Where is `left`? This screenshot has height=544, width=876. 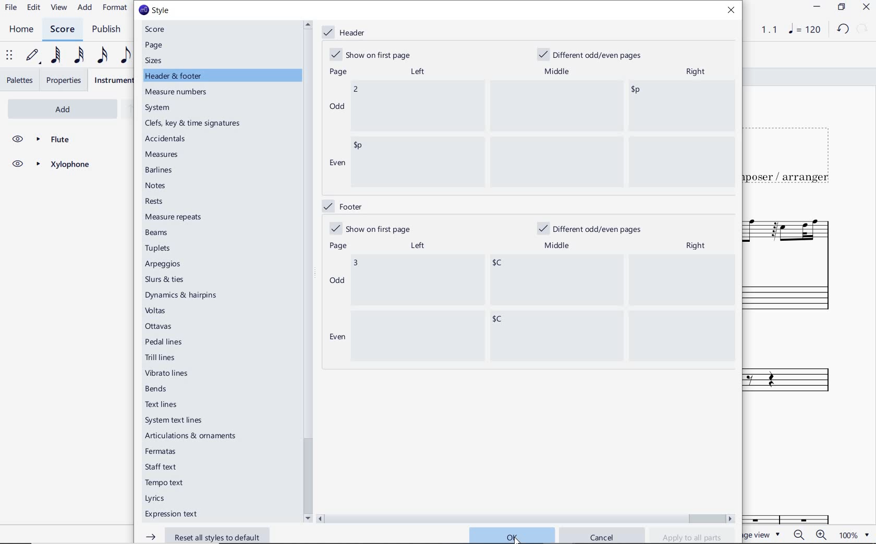 left is located at coordinates (417, 71).